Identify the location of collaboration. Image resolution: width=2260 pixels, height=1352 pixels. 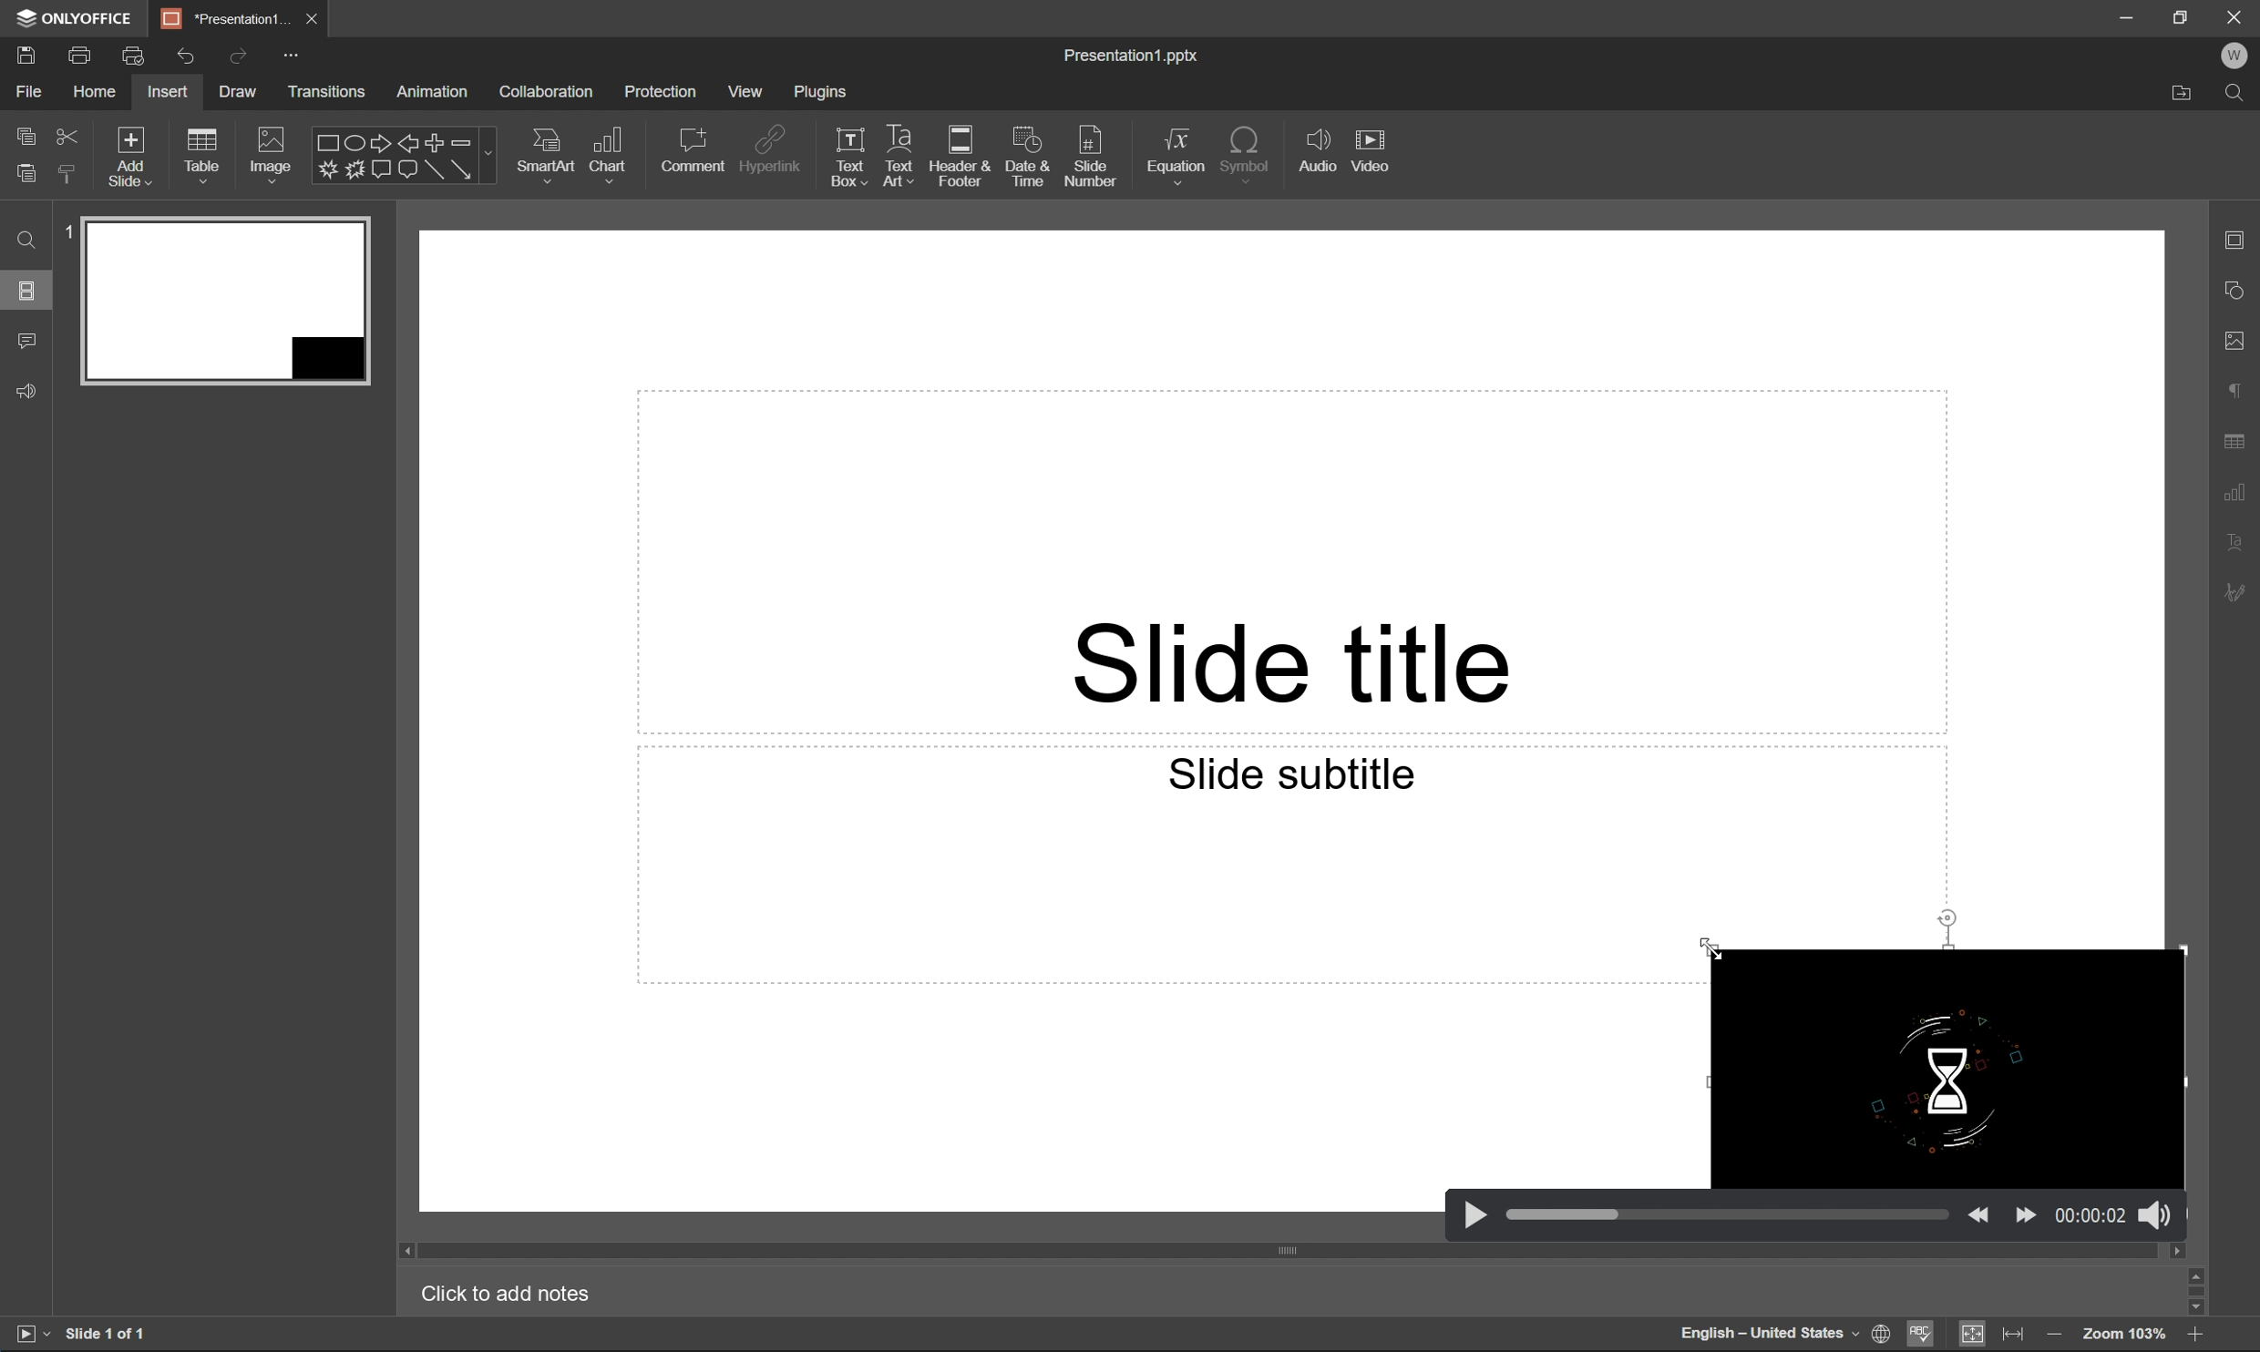
(550, 91).